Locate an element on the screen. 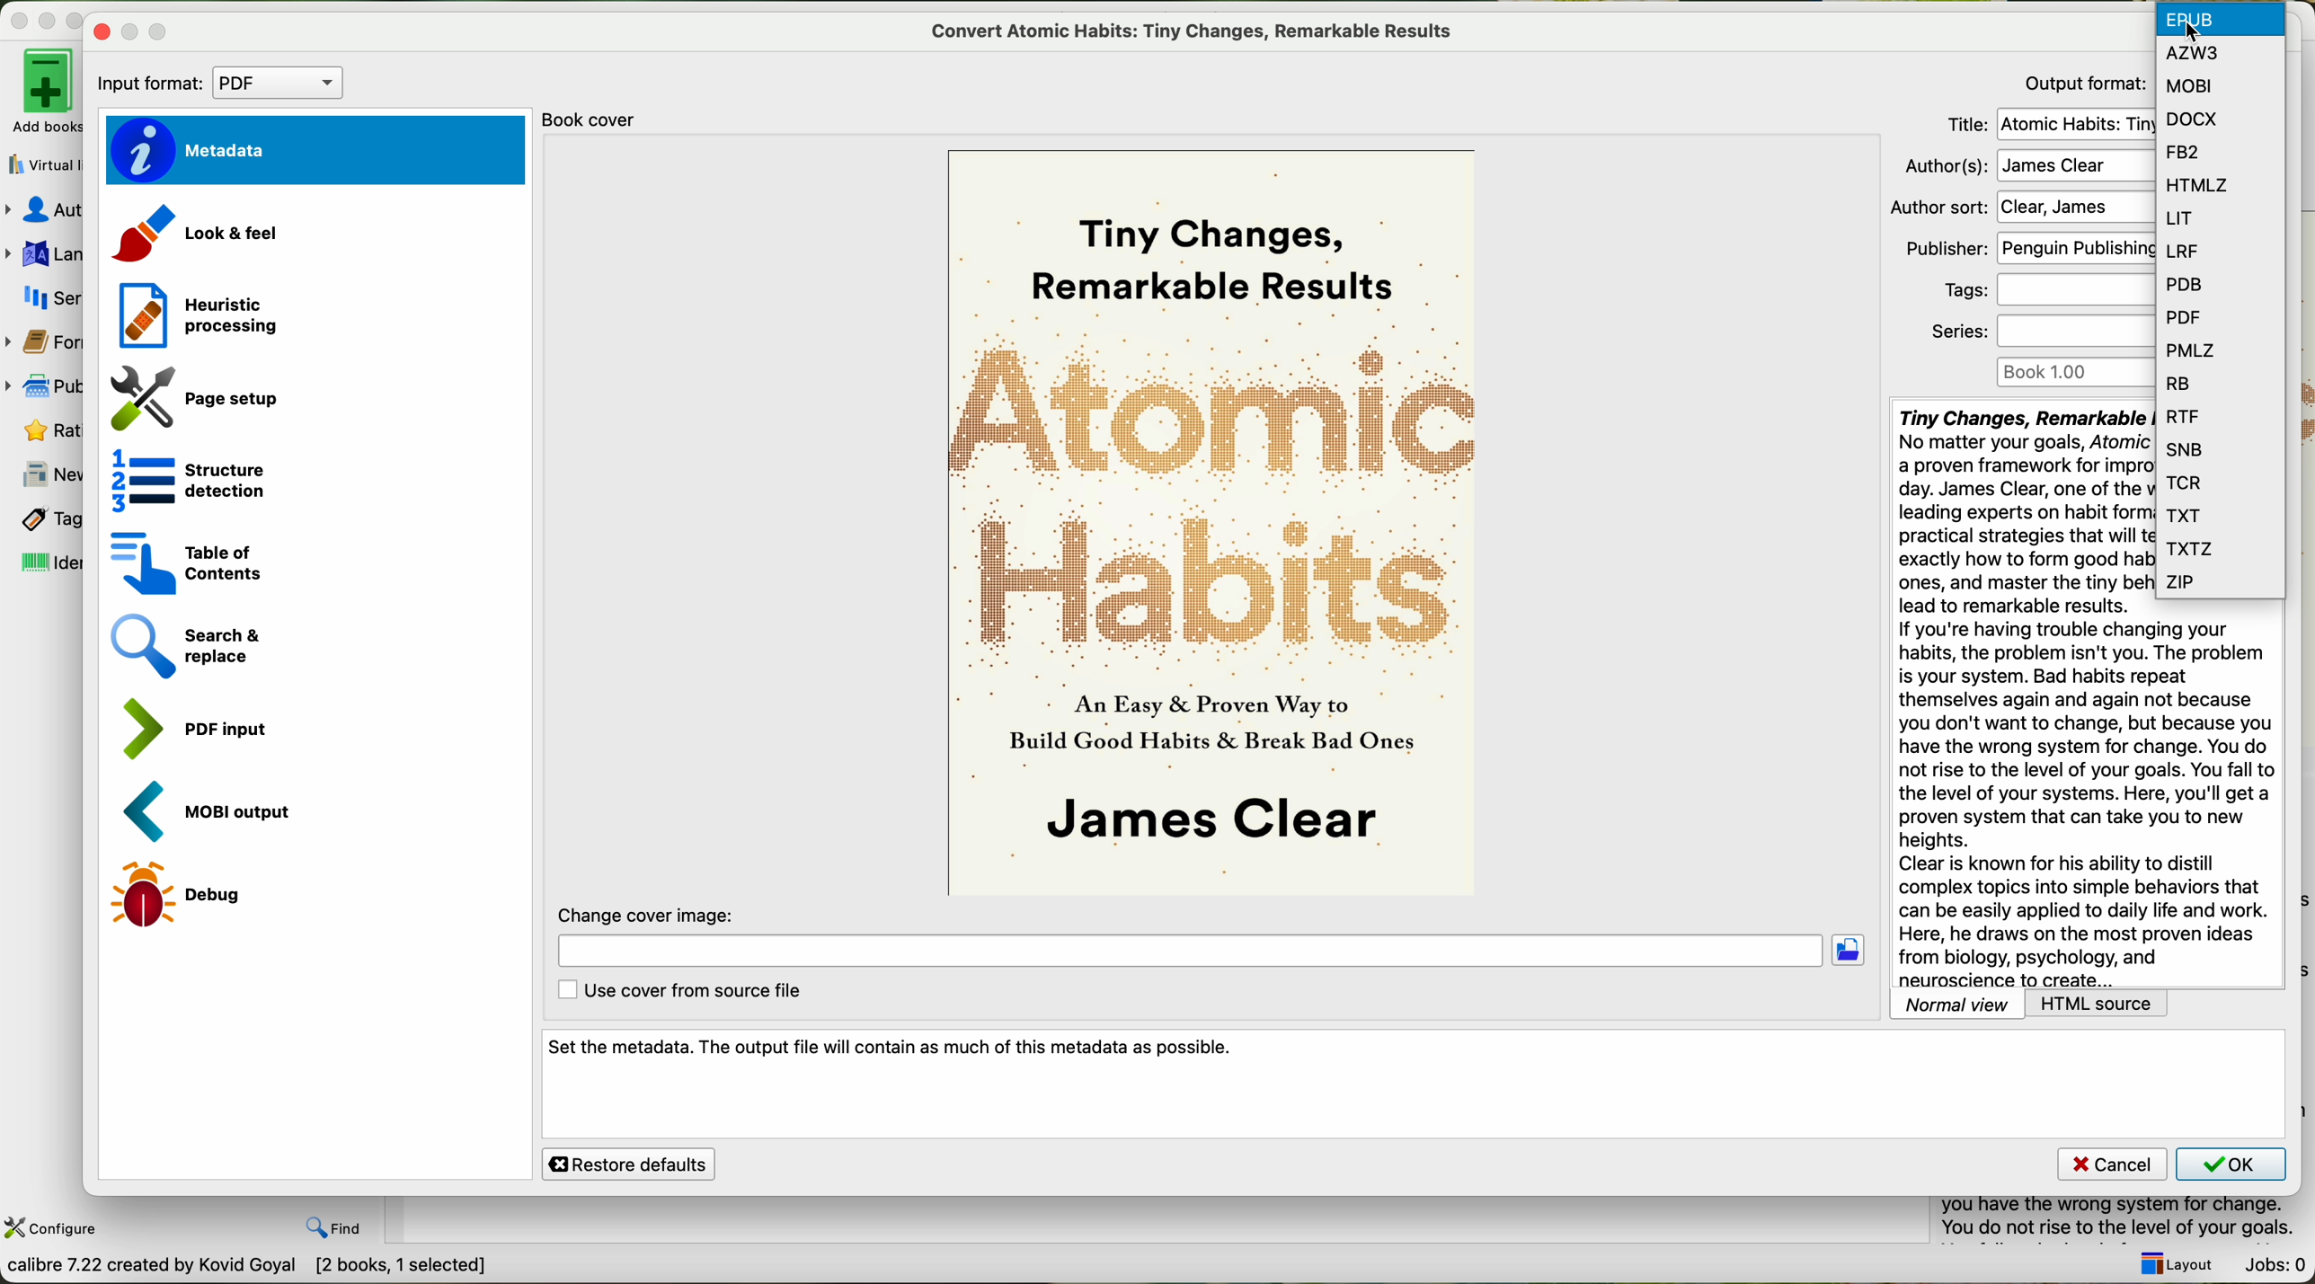  TCR is located at coordinates (2221, 481).